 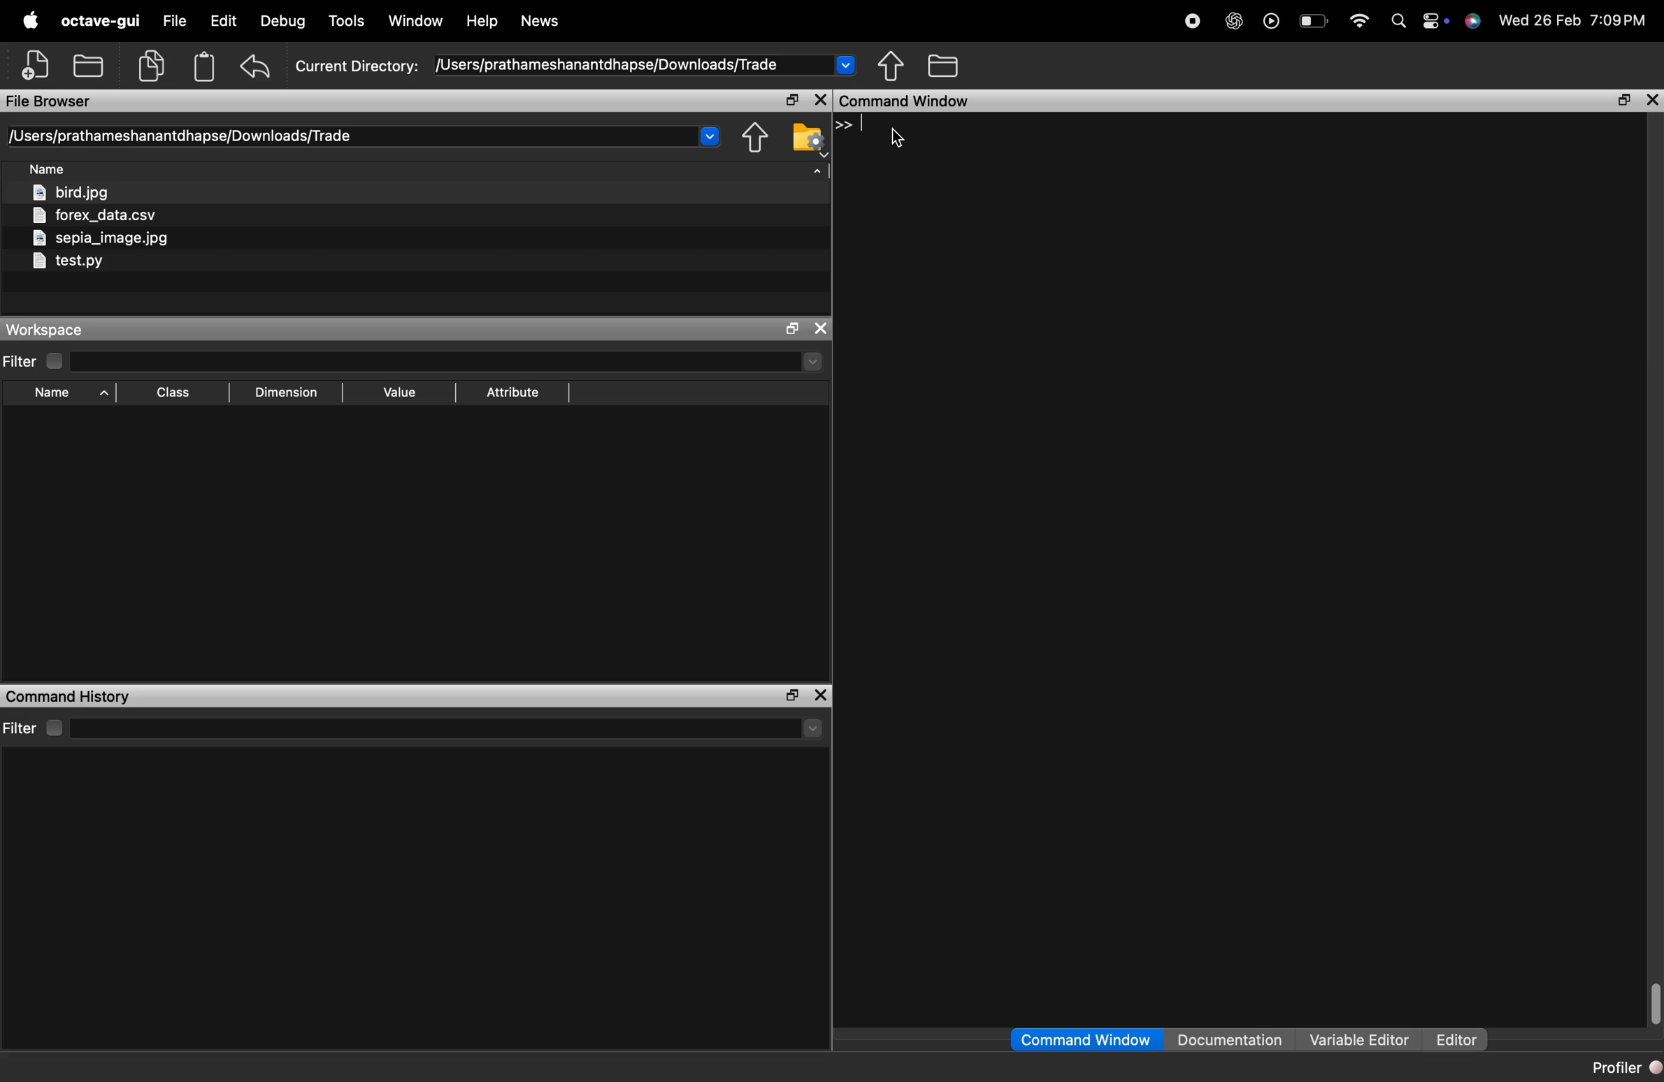 I want to click on Debug, so click(x=282, y=21).